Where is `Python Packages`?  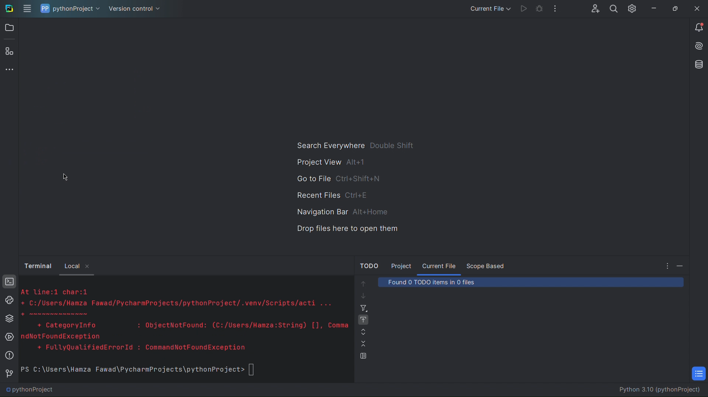
Python Packages is located at coordinates (9, 319).